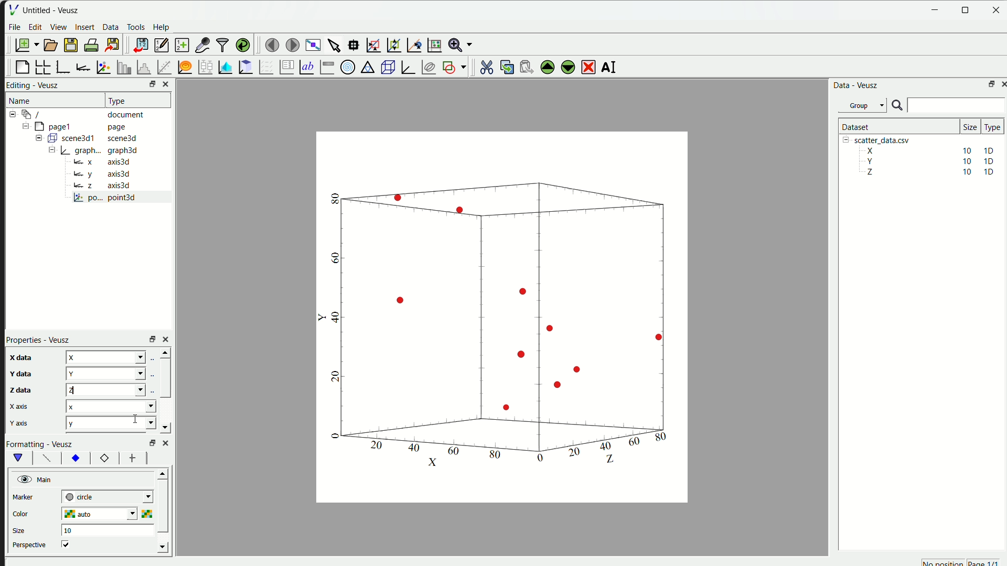 The height and width of the screenshot is (566, 1007). Describe the element at coordinates (76, 114) in the screenshot. I see `12-9 / document` at that location.